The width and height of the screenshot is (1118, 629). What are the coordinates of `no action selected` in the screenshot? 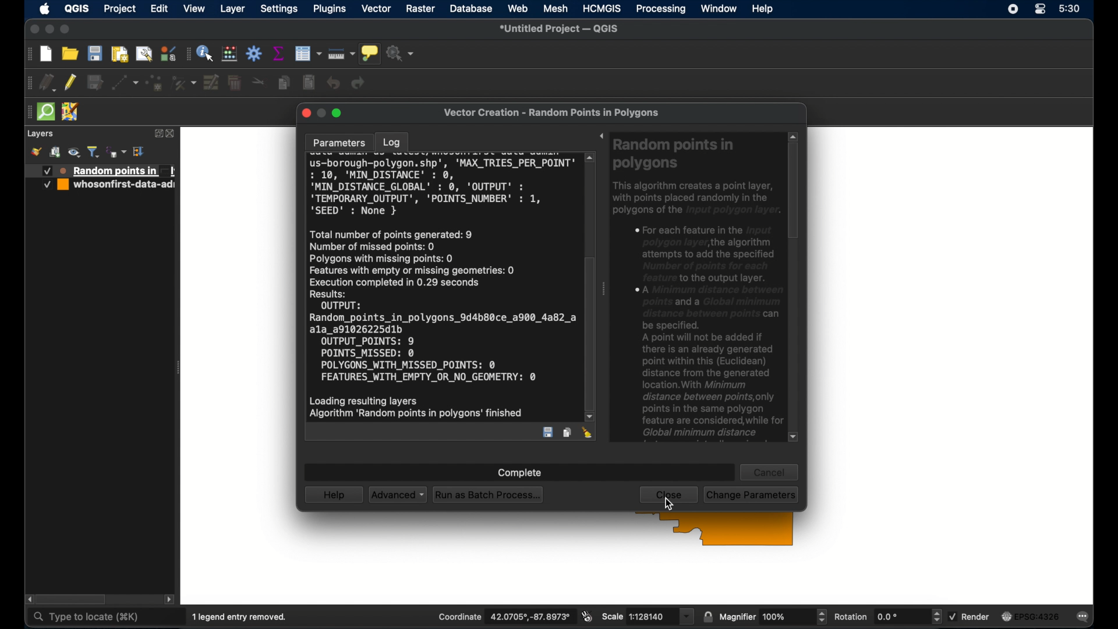 It's located at (400, 53).